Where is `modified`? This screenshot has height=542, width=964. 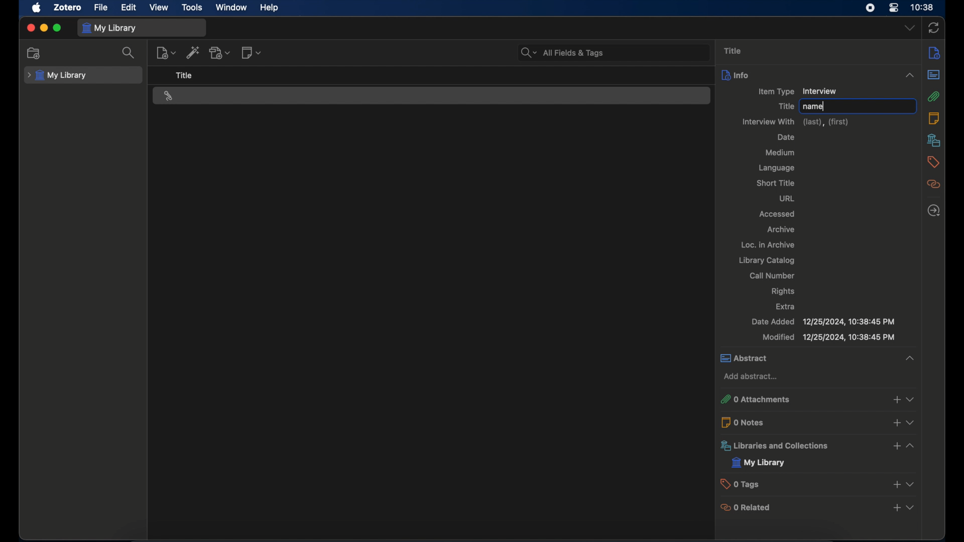 modified is located at coordinates (828, 337).